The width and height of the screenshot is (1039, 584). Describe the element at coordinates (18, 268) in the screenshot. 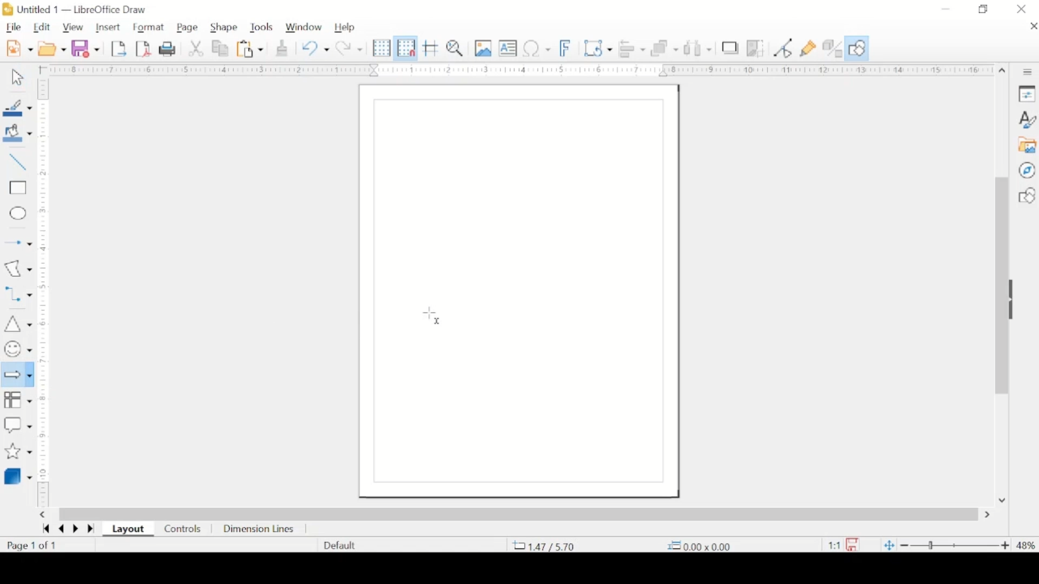

I see `insert curves & polygons` at that location.